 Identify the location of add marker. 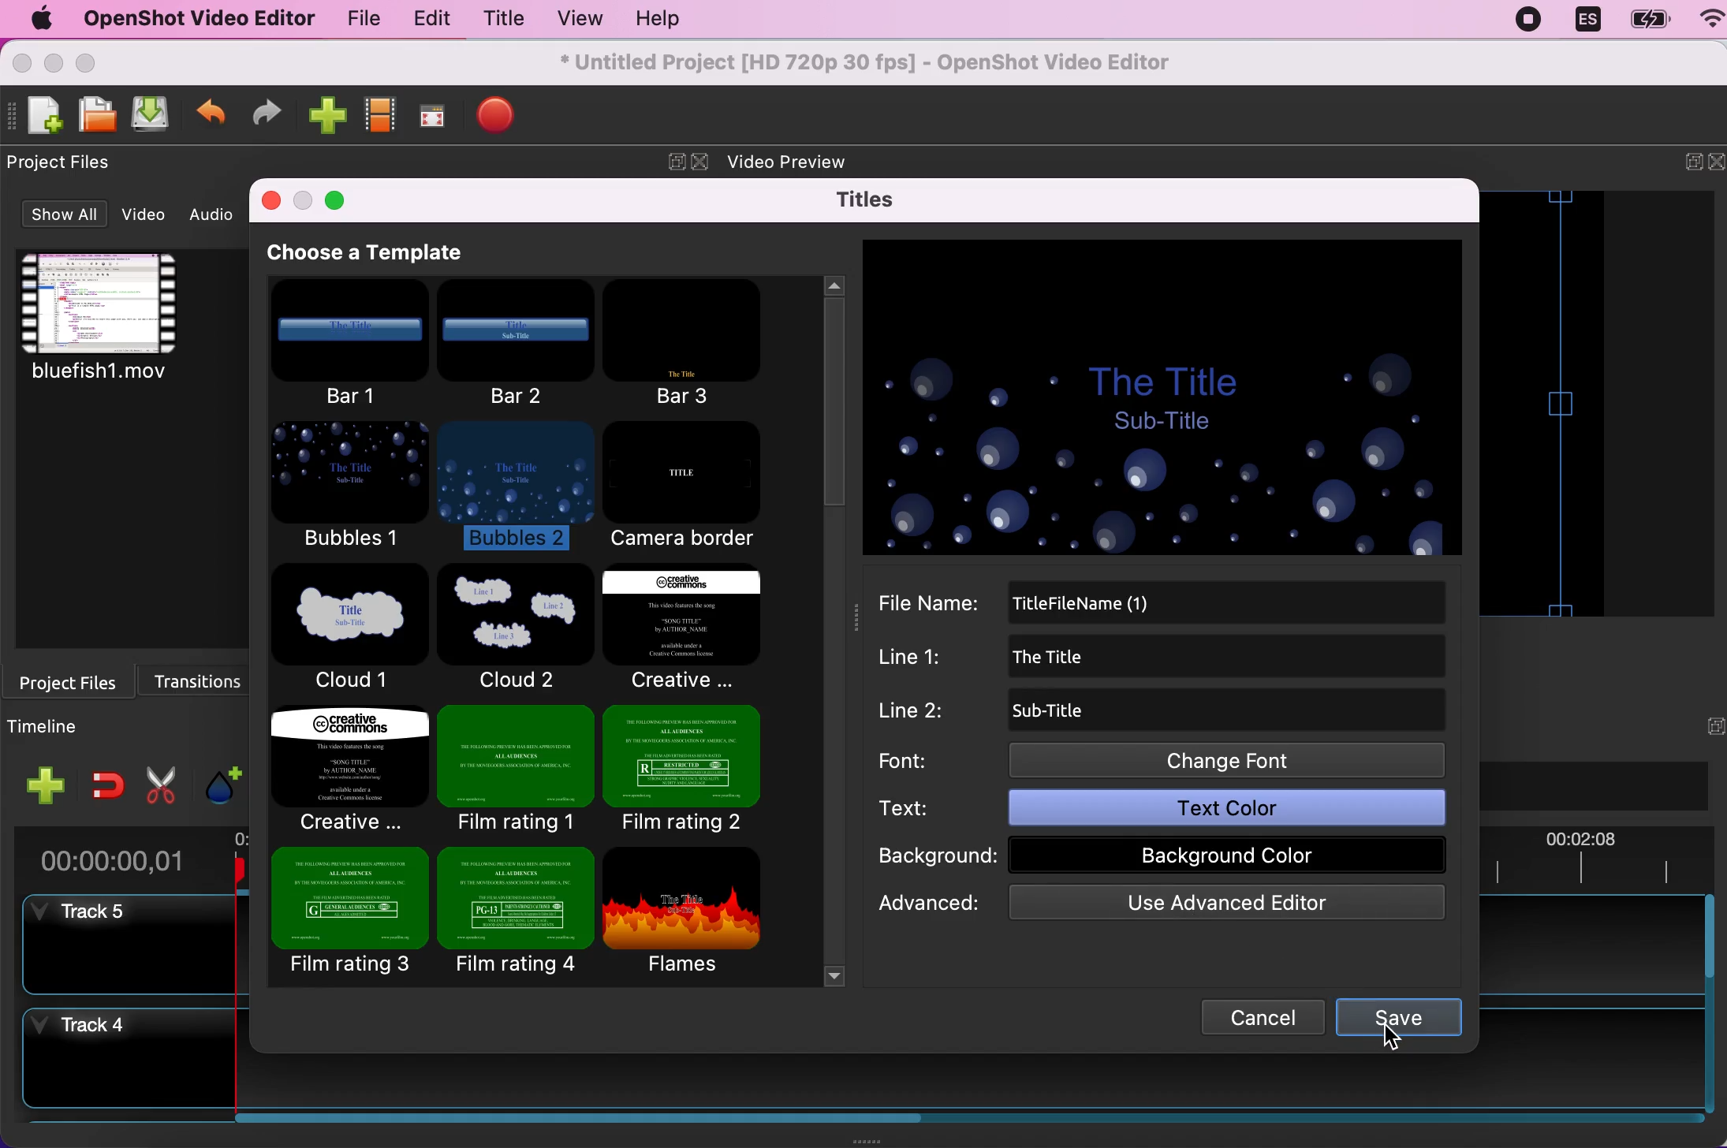
(222, 778).